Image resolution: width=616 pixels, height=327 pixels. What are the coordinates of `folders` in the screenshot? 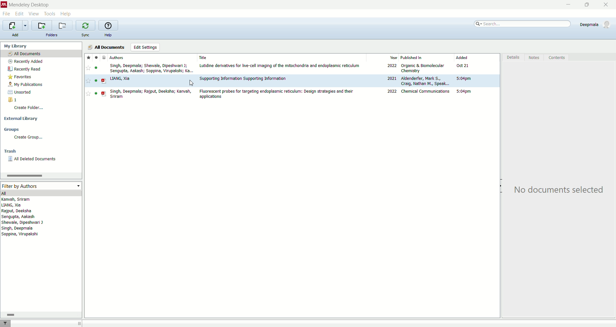 It's located at (53, 35).